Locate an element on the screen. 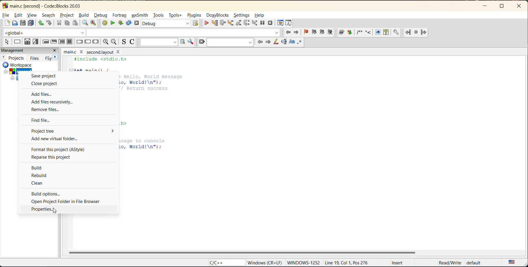 Image resolution: width=528 pixels, height=267 pixels. zoom in is located at coordinates (105, 41).